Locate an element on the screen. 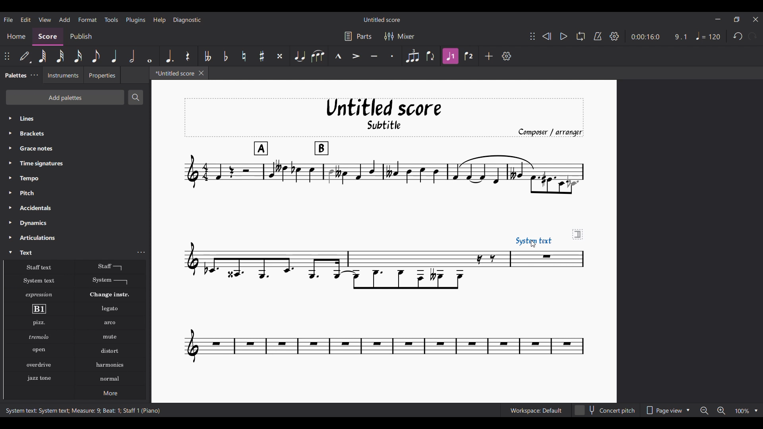 The width and height of the screenshot is (763, 429). Home section is located at coordinates (16, 37).